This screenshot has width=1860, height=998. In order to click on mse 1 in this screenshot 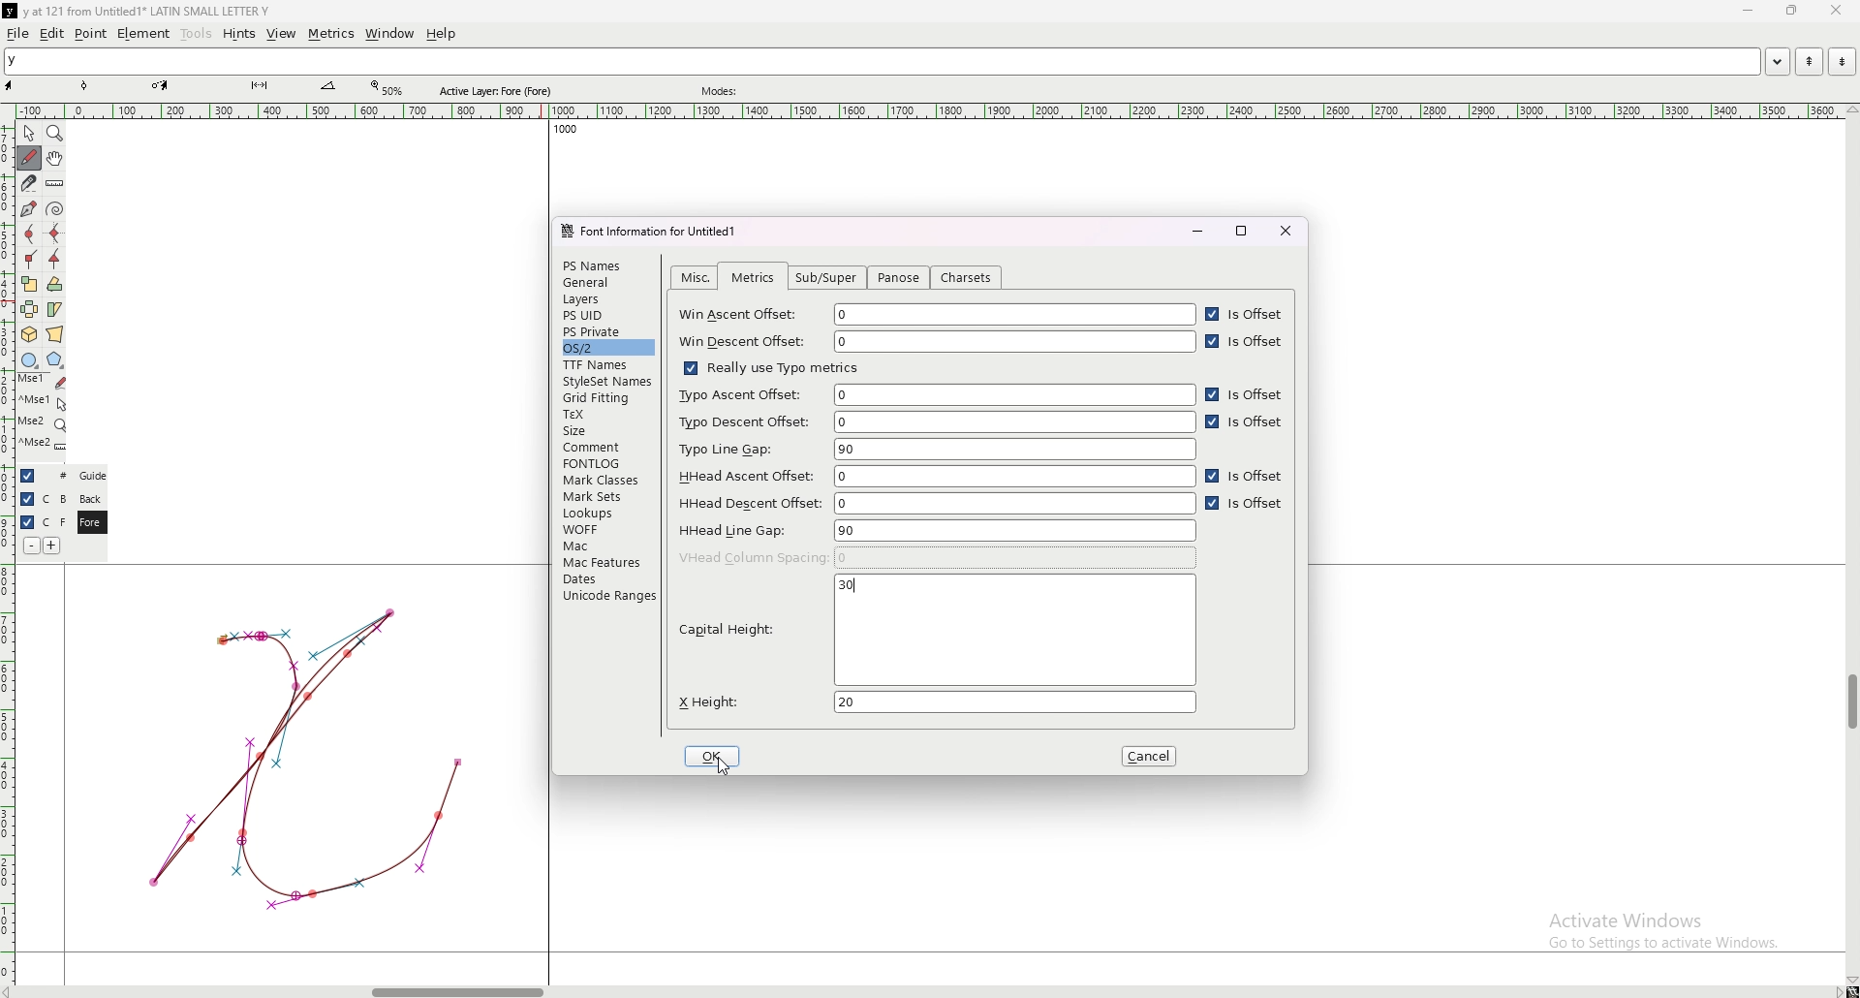, I will do `click(42, 381)`.